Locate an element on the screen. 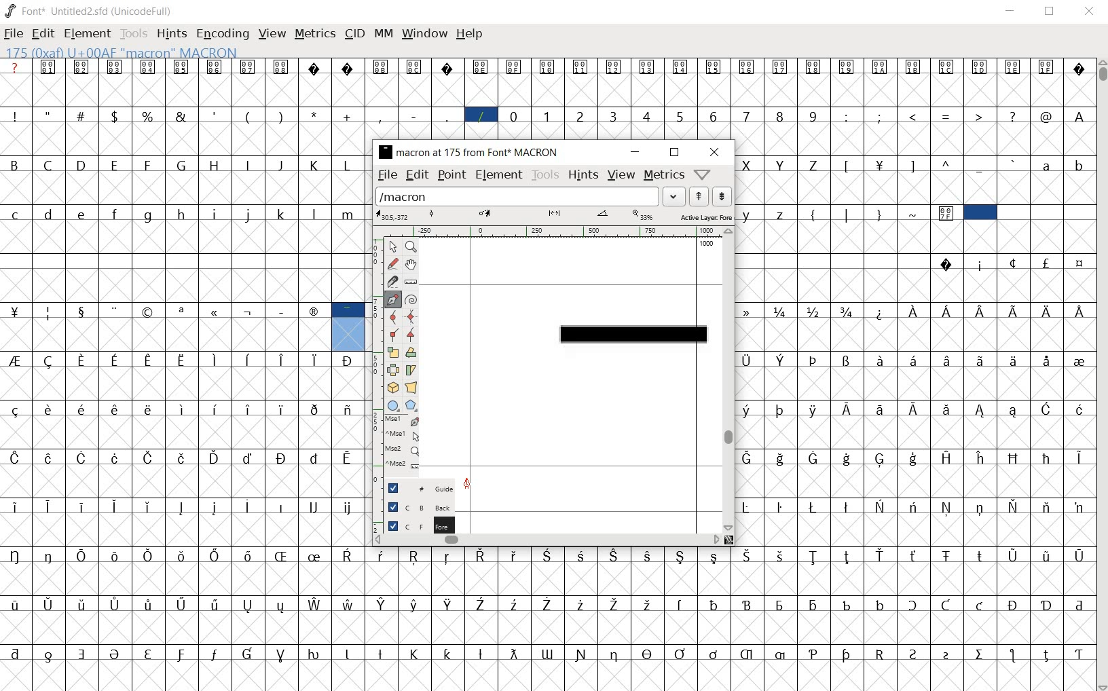 This screenshot has height=691, width=1108. Symbol is located at coordinates (549, 66).